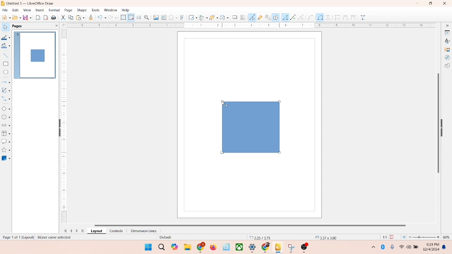 Image resolution: width=452 pixels, height=254 pixels. Describe the element at coordinates (260, 237) in the screenshot. I see `coordinates` at that location.